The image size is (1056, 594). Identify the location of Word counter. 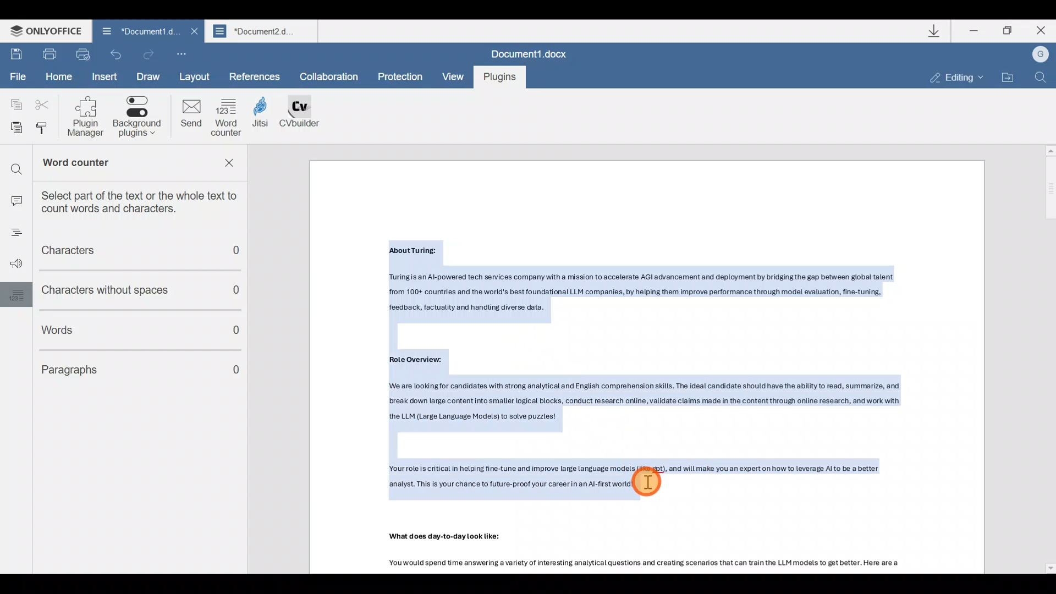
(109, 164).